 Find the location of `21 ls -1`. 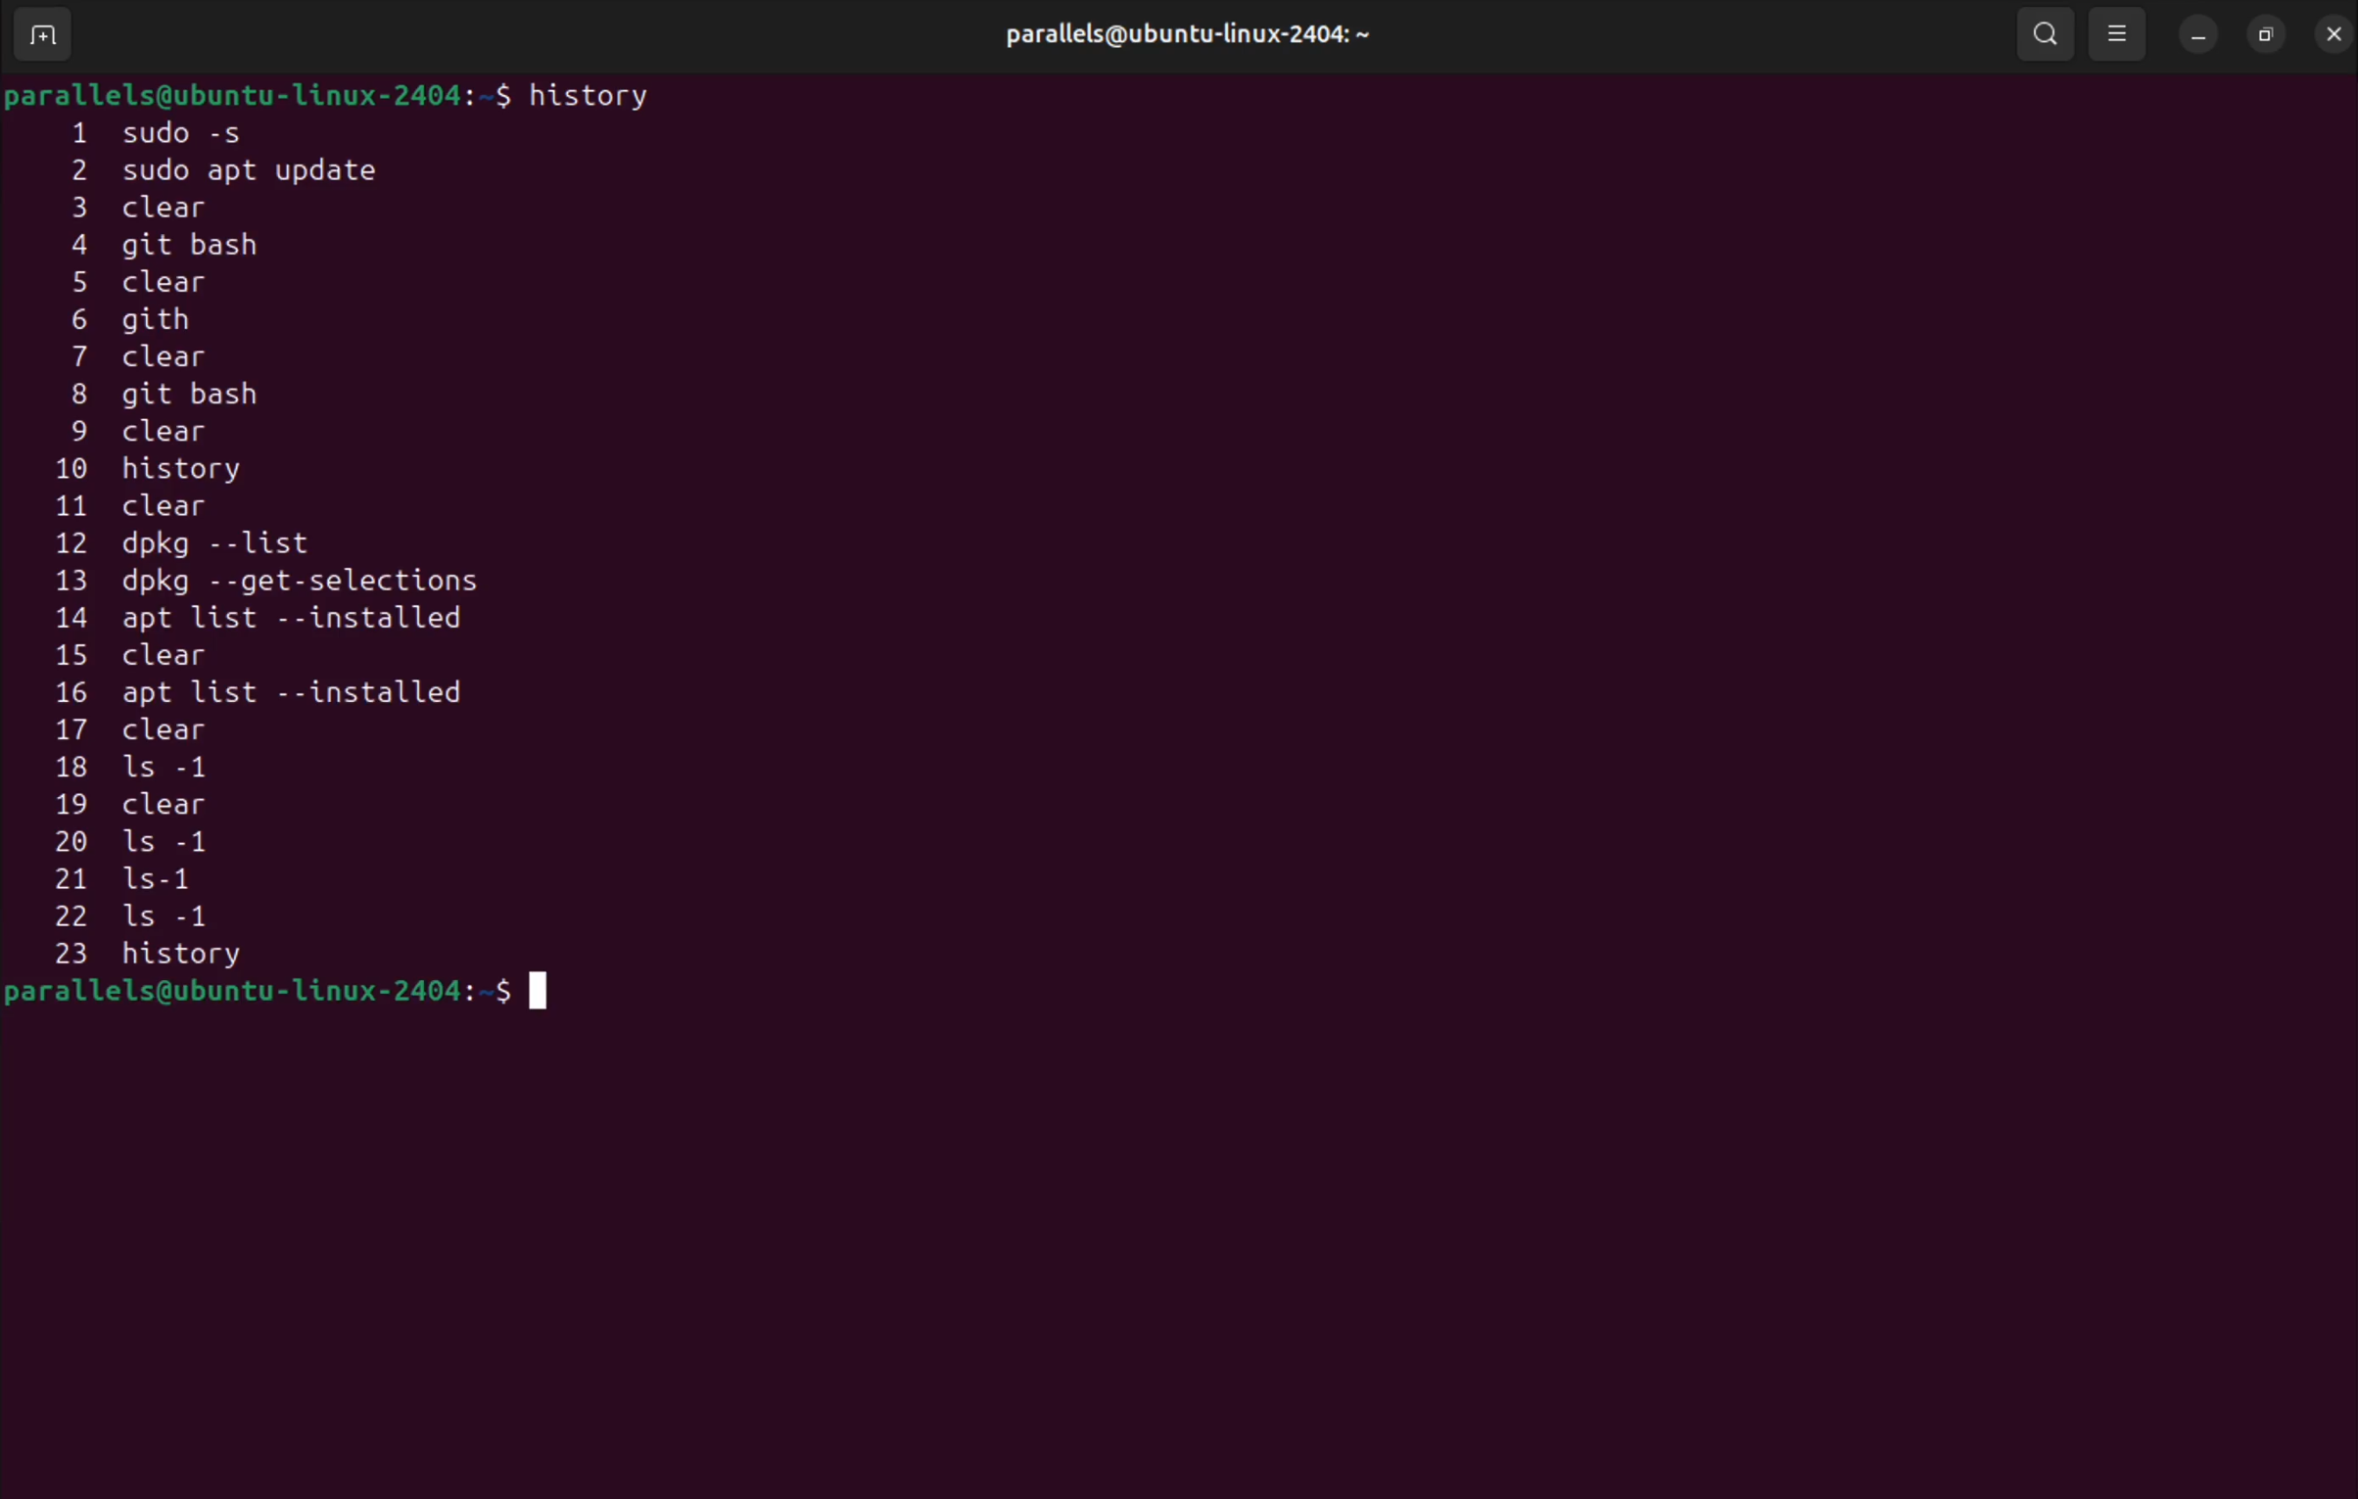

21 ls -1 is located at coordinates (153, 880).